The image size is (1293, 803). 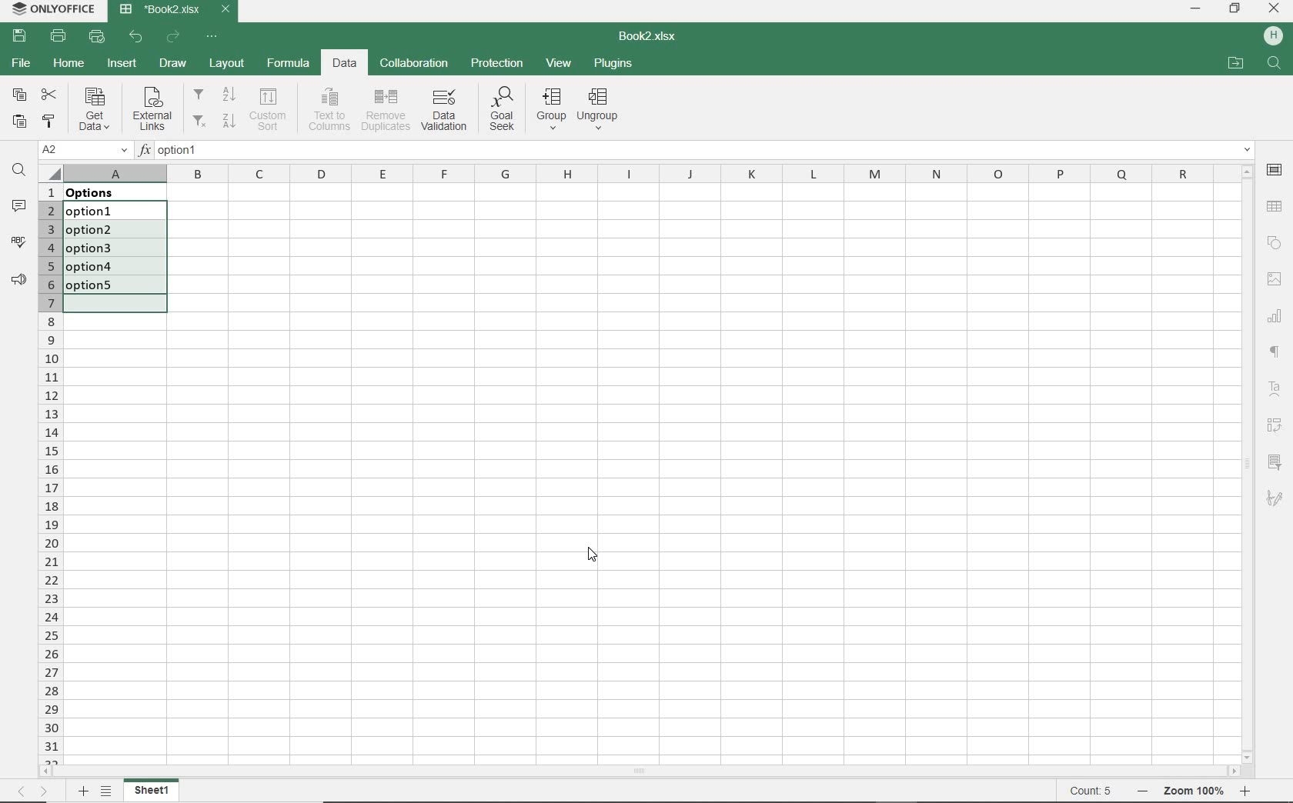 I want to click on SHAPE, so click(x=1276, y=243).